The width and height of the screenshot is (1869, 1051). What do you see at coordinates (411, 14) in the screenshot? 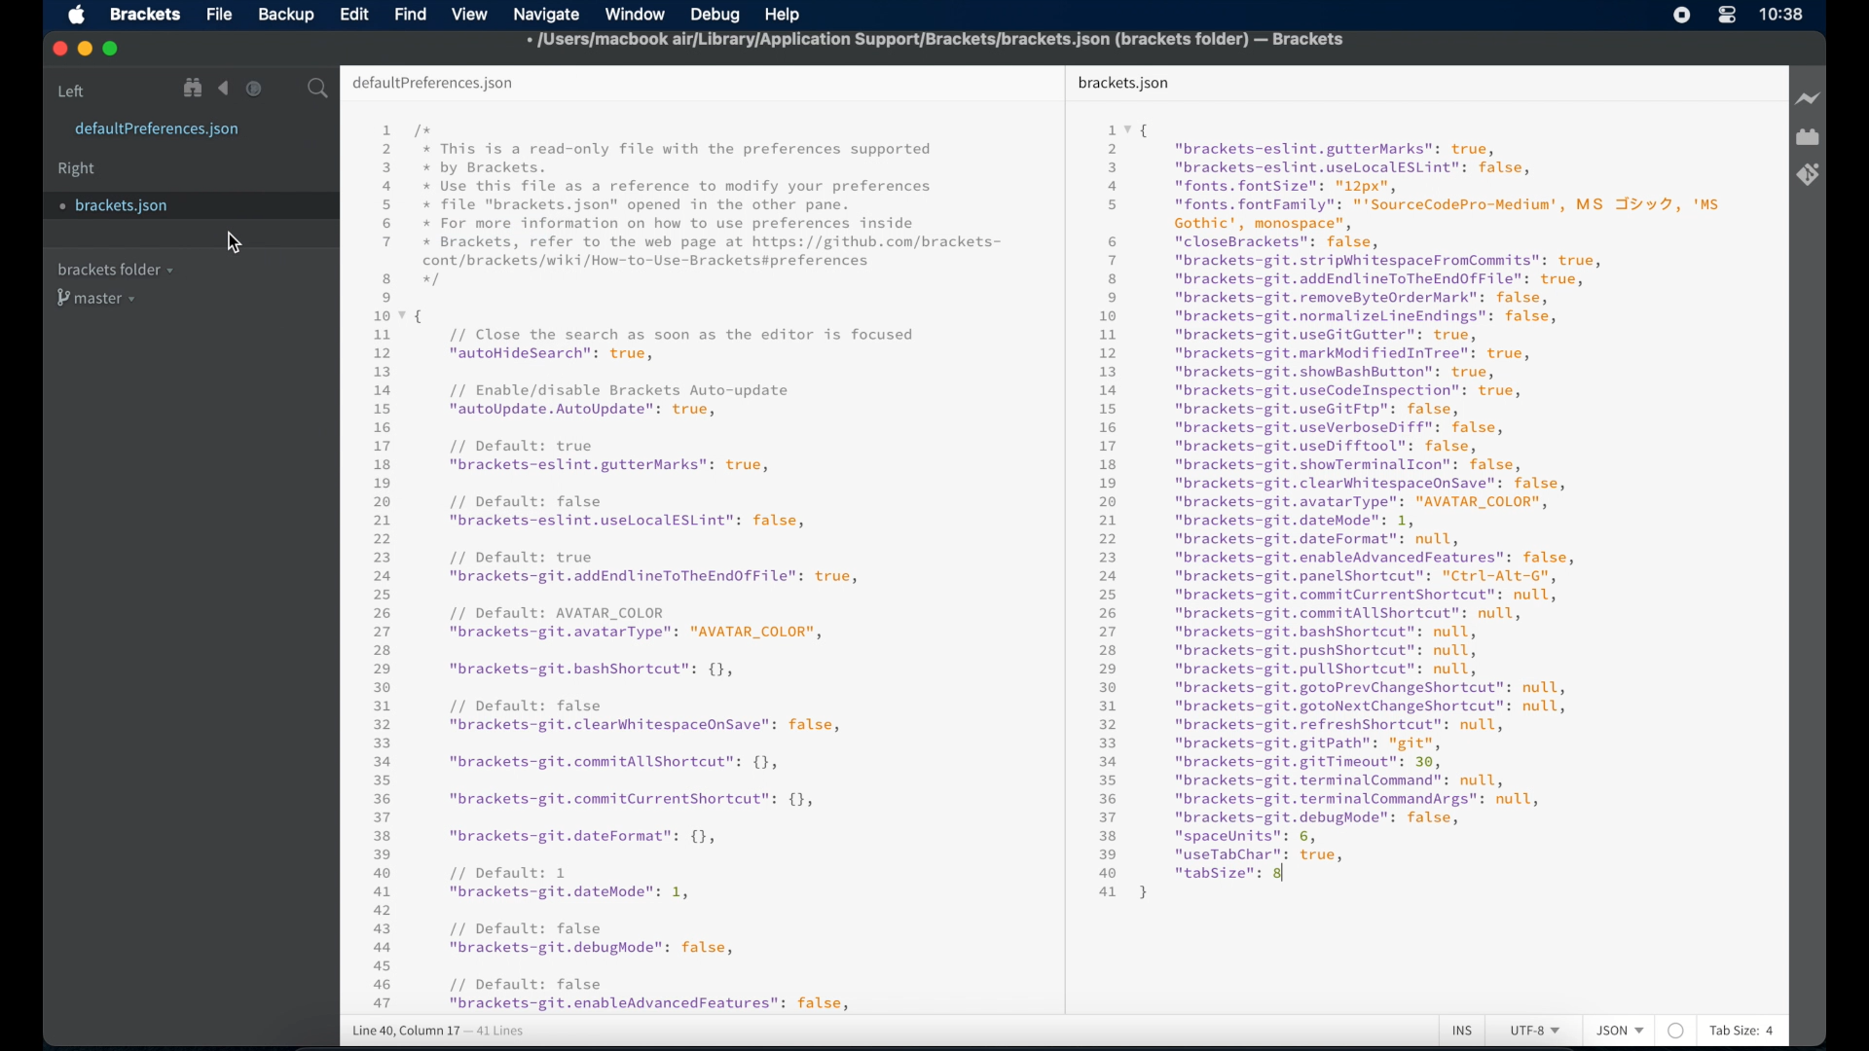
I see `find` at bounding box center [411, 14].